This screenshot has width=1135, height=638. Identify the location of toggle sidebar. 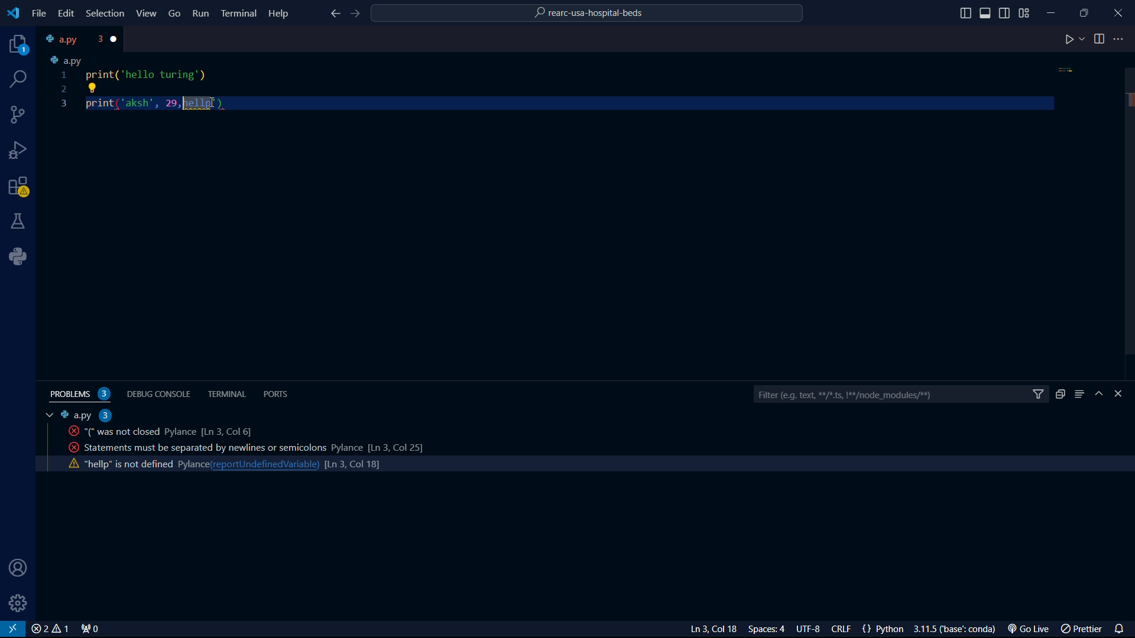
(965, 14).